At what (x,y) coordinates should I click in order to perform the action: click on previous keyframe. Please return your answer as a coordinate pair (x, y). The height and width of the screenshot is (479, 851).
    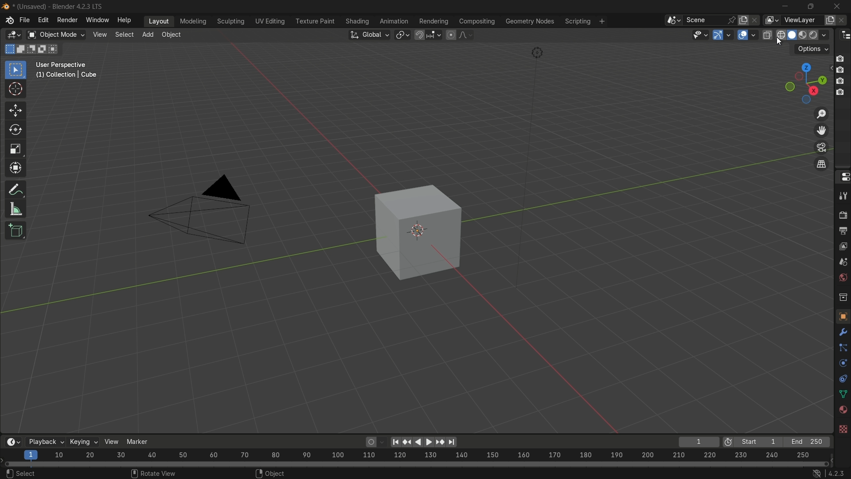
    Looking at the image, I should click on (407, 443).